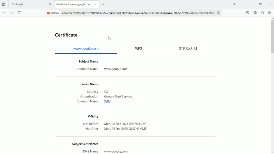 The width and height of the screenshot is (274, 154). What do you see at coordinates (188, 48) in the screenshot?
I see `GTS Root R1` at bounding box center [188, 48].